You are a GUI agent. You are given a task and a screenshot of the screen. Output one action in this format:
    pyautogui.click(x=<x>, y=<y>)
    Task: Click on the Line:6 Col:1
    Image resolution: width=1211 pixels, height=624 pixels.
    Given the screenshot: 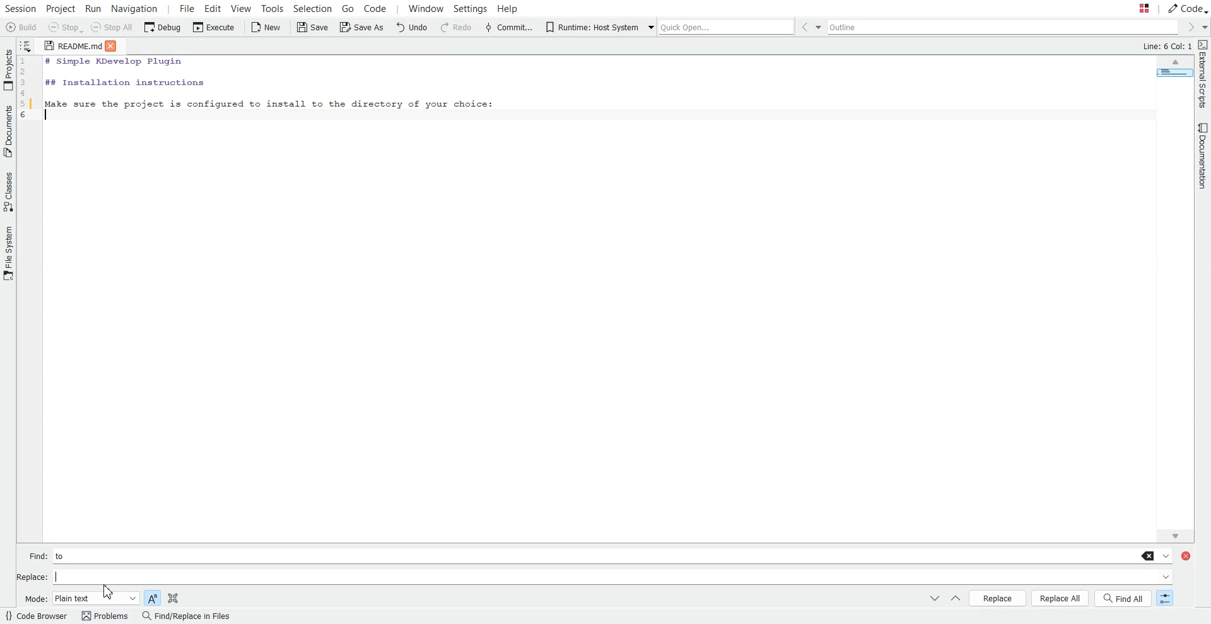 What is the action you would take?
    pyautogui.click(x=1165, y=47)
    